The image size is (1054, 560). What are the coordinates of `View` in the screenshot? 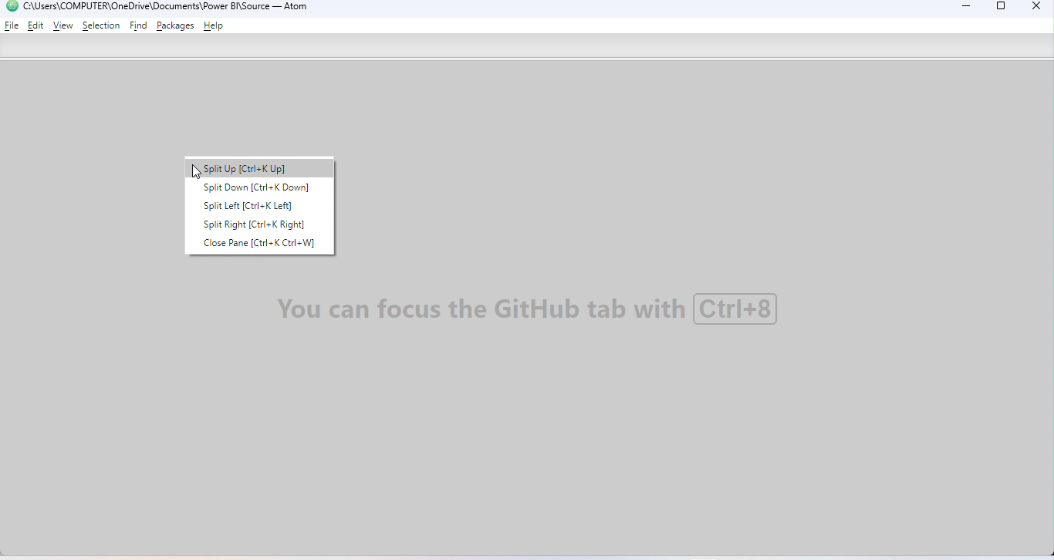 It's located at (63, 26).